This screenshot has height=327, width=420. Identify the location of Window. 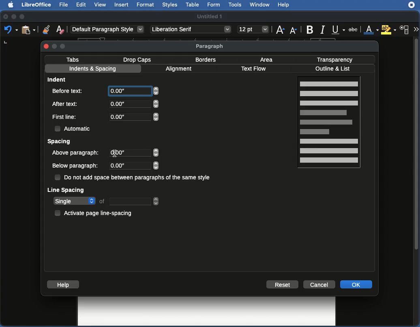
(259, 5).